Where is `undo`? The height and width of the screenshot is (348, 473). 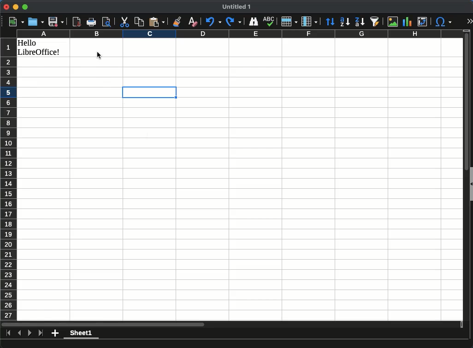 undo is located at coordinates (212, 20).